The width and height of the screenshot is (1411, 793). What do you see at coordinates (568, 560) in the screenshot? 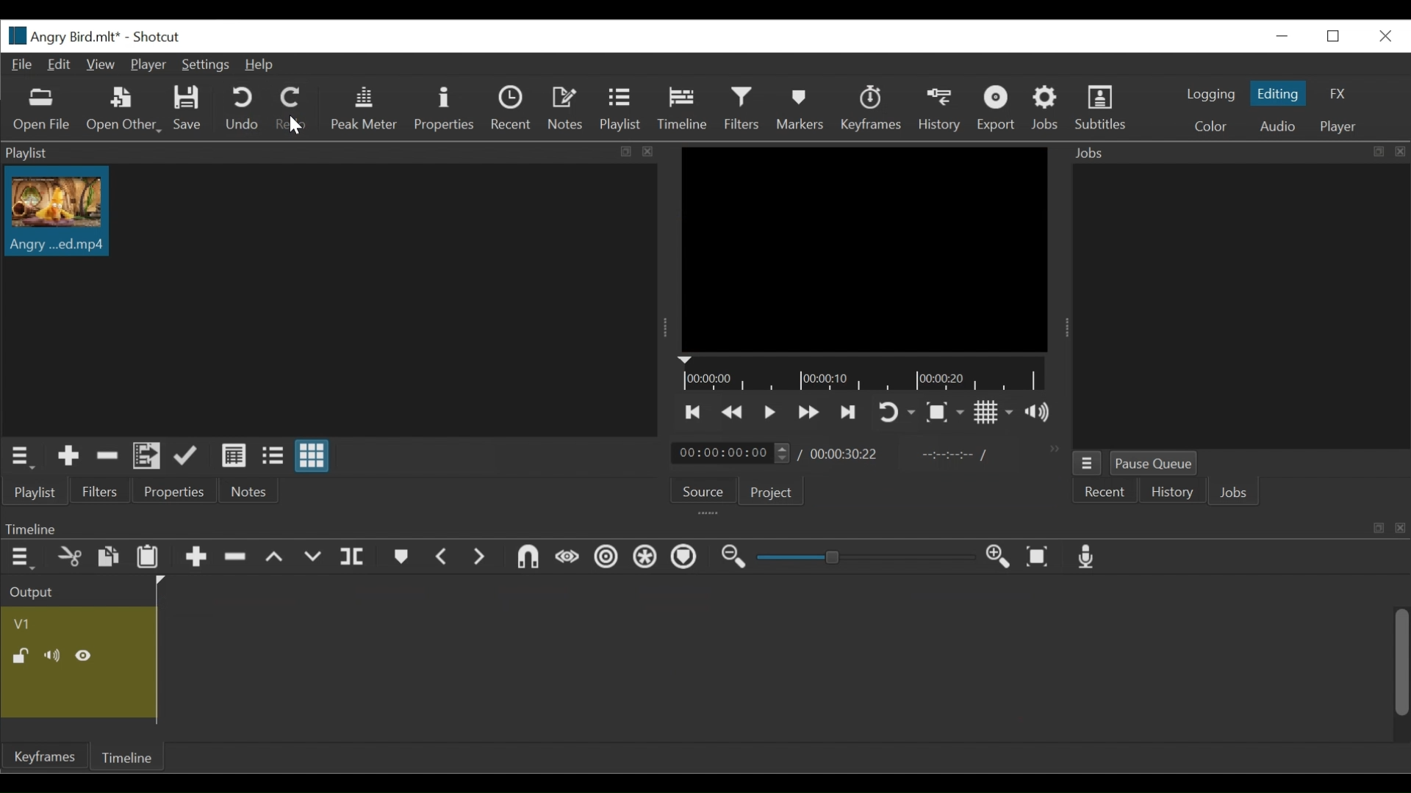
I see `Scrub while dragging` at bounding box center [568, 560].